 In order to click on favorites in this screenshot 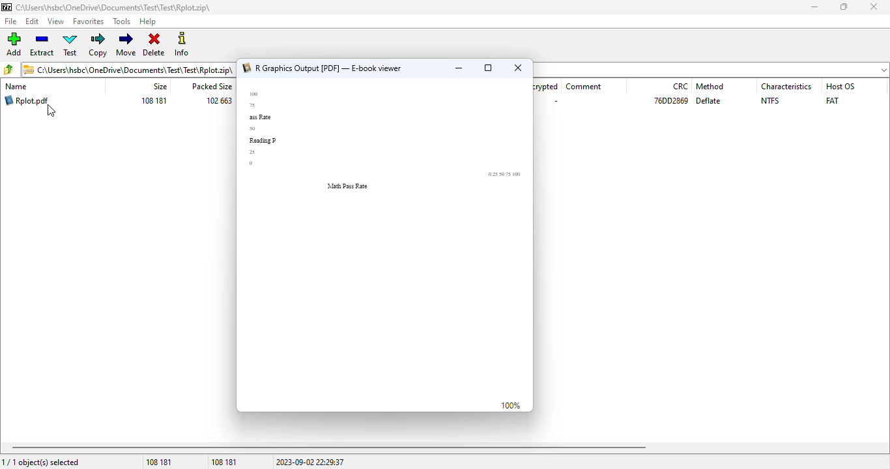, I will do `click(89, 21)`.